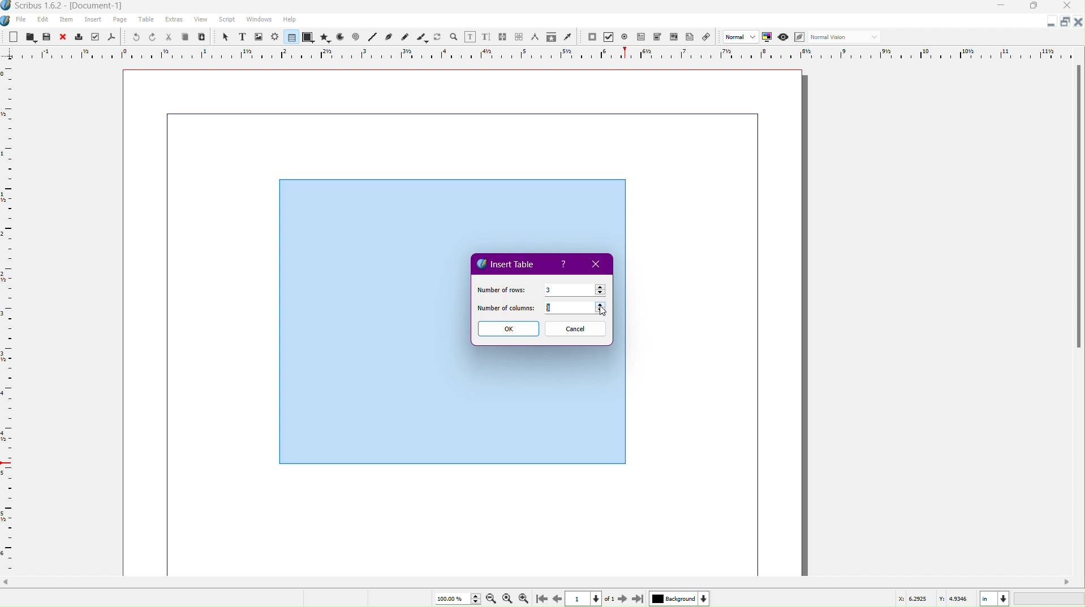 This screenshot has width=1085, height=607. What do you see at coordinates (64, 37) in the screenshot?
I see `Close` at bounding box center [64, 37].